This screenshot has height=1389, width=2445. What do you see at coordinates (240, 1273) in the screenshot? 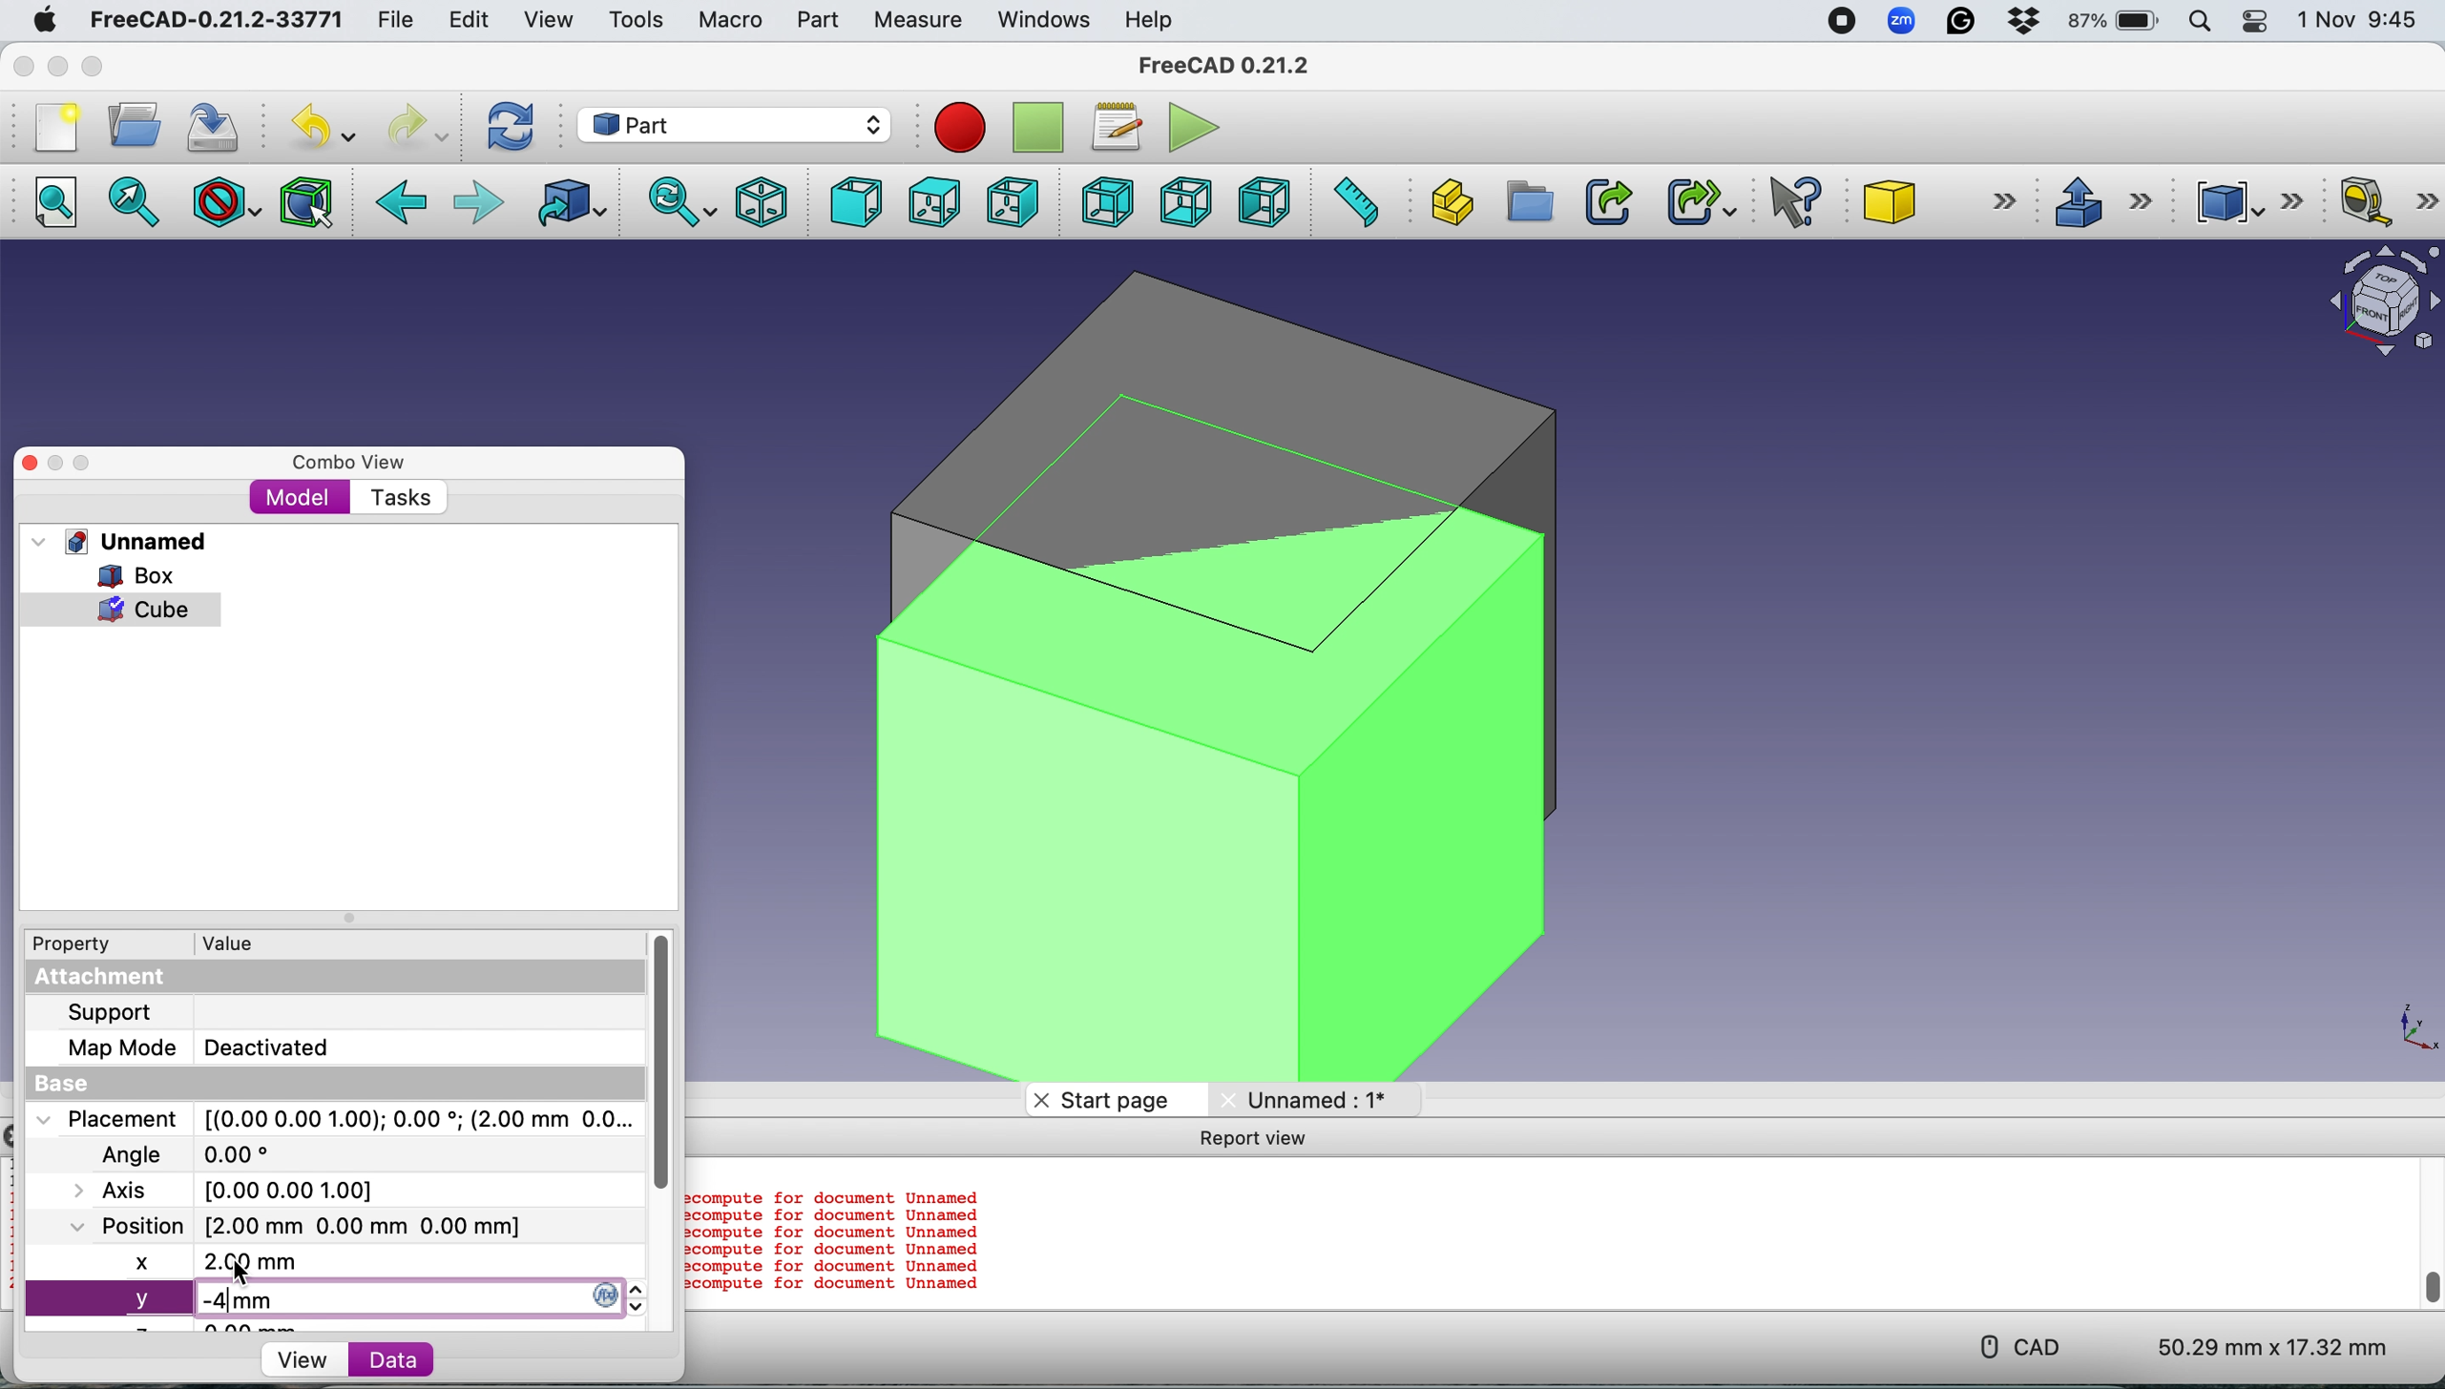
I see `Cursor` at bounding box center [240, 1273].